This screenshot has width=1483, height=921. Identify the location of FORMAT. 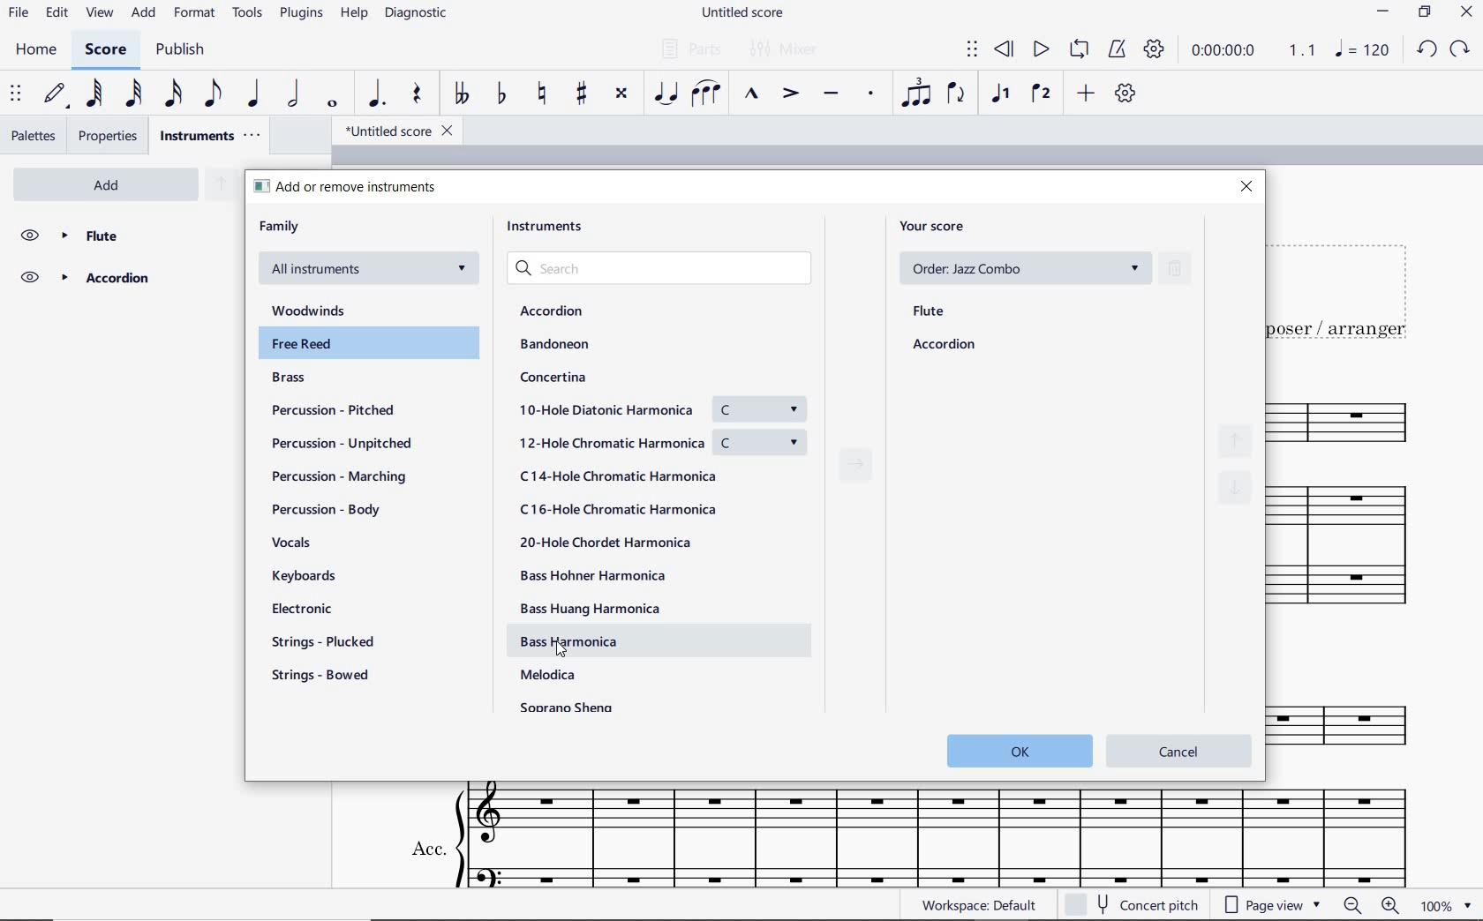
(194, 14).